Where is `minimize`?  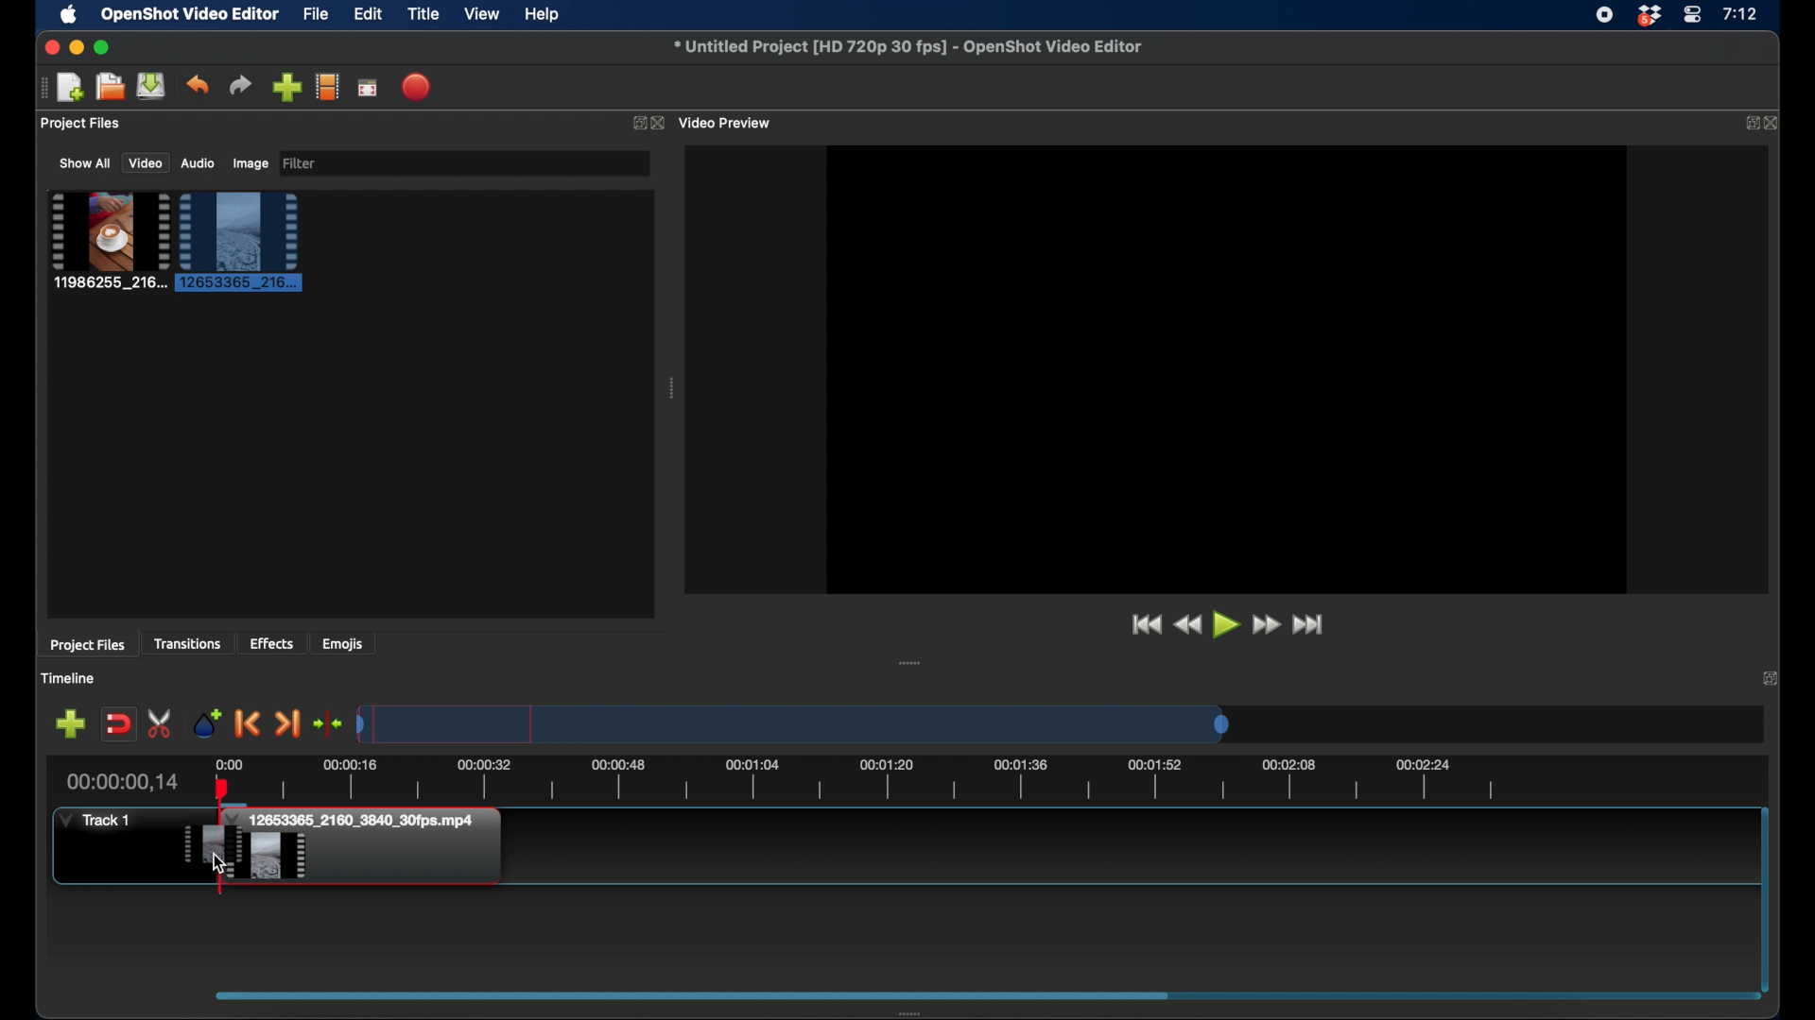 minimize is located at coordinates (76, 48).